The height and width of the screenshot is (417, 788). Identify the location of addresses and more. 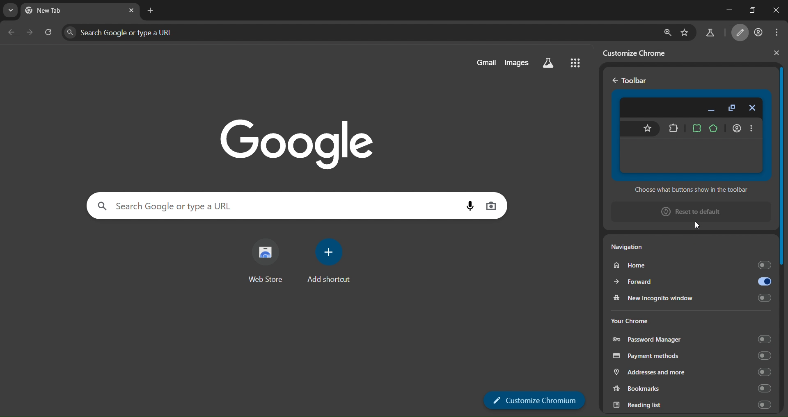
(692, 373).